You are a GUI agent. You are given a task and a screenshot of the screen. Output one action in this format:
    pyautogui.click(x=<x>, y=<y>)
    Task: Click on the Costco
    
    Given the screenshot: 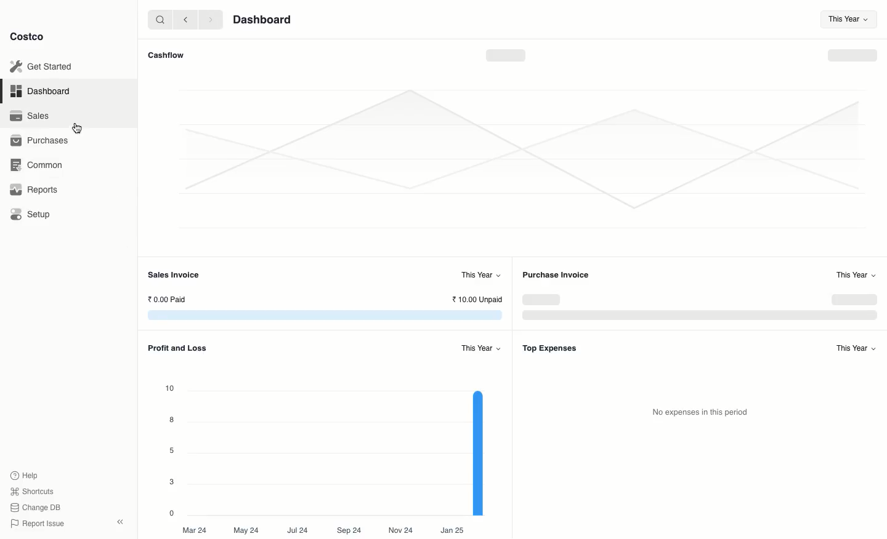 What is the action you would take?
    pyautogui.click(x=28, y=36)
    